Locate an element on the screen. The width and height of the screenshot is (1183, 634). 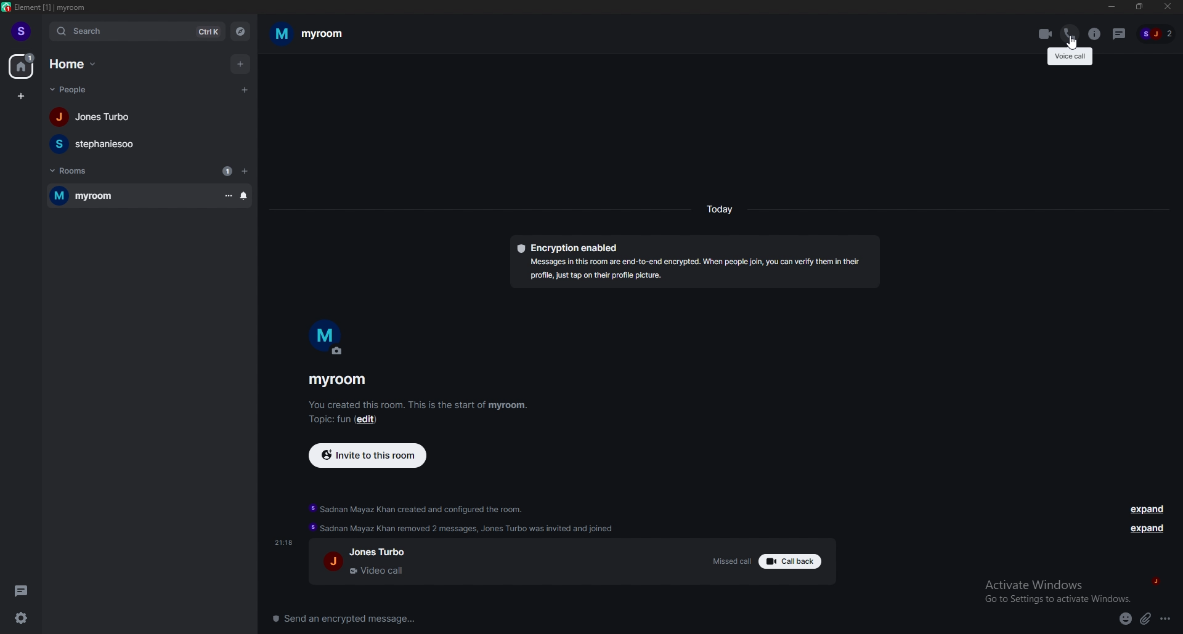
J Jones Turbo Video call is located at coordinates (372, 563).